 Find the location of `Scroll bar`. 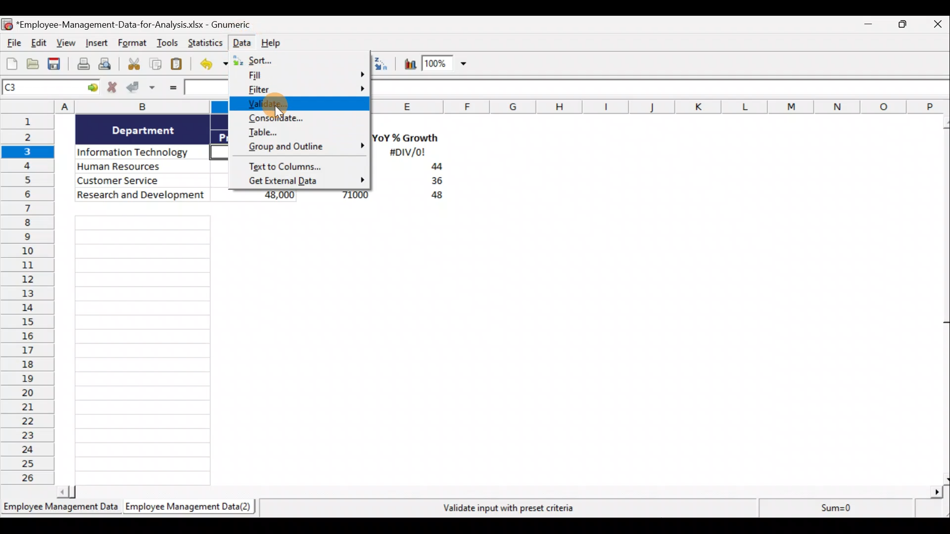

Scroll bar is located at coordinates (503, 490).